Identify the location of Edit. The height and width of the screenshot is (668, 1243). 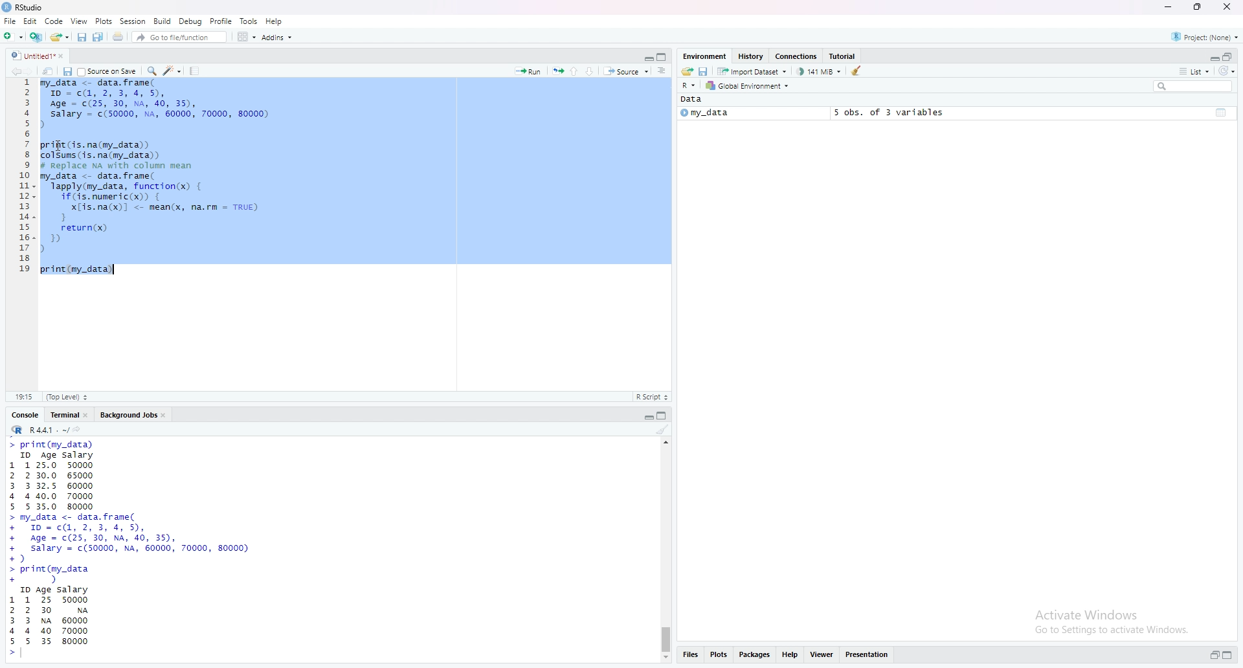
(30, 22).